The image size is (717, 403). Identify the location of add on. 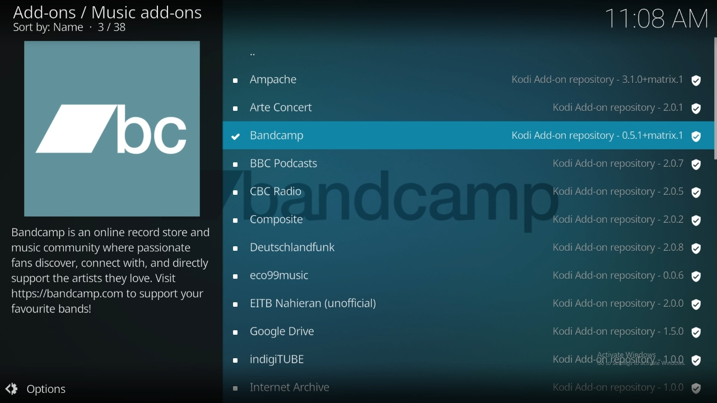
(467, 387).